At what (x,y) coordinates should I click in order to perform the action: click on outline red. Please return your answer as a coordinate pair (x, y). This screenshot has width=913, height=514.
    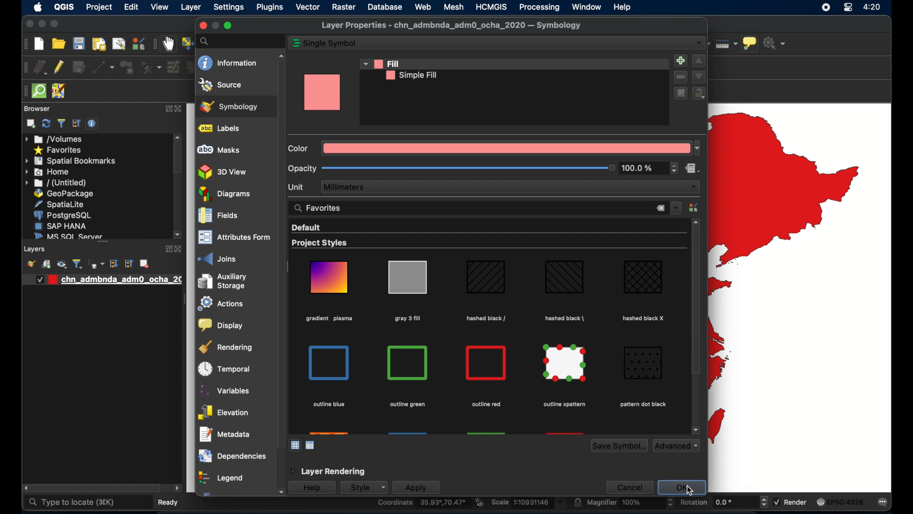
    Looking at the image, I should click on (486, 405).